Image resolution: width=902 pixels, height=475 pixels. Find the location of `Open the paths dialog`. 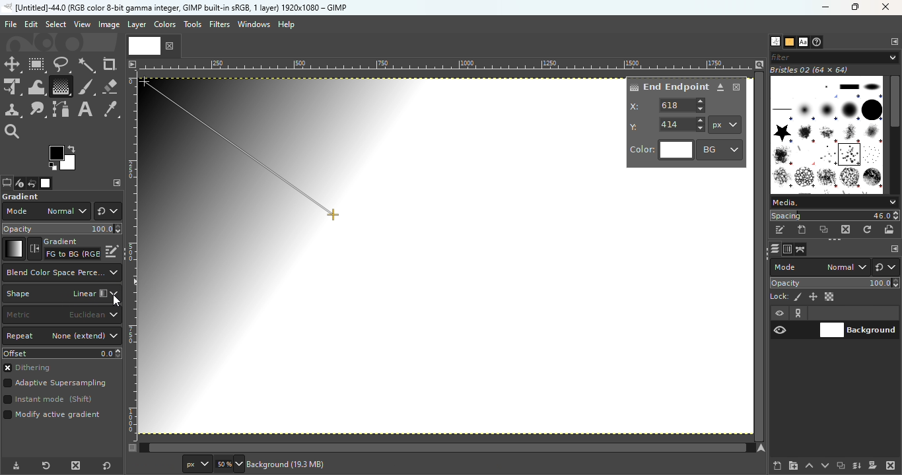

Open the paths dialog is located at coordinates (801, 249).